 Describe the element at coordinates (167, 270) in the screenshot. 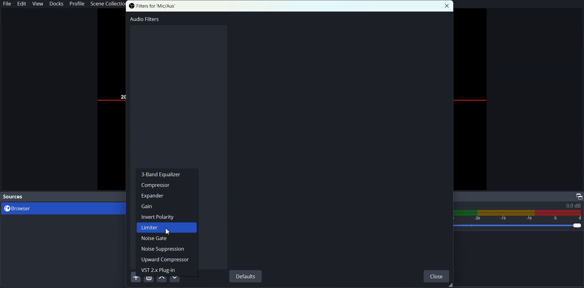

I see `VST 2.x Plug-in` at that location.